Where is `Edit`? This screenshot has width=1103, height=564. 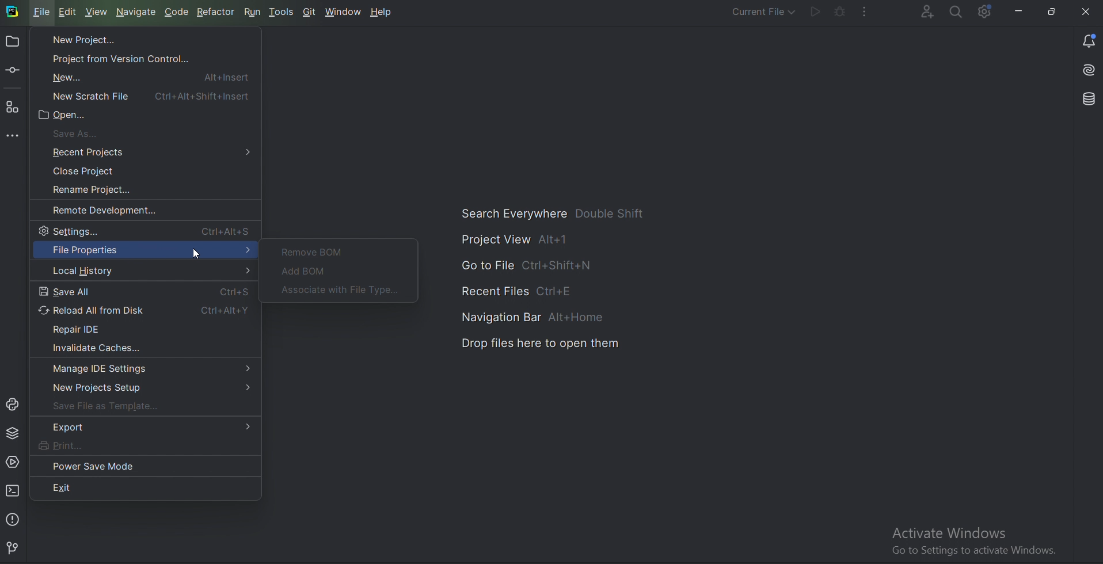 Edit is located at coordinates (70, 13).